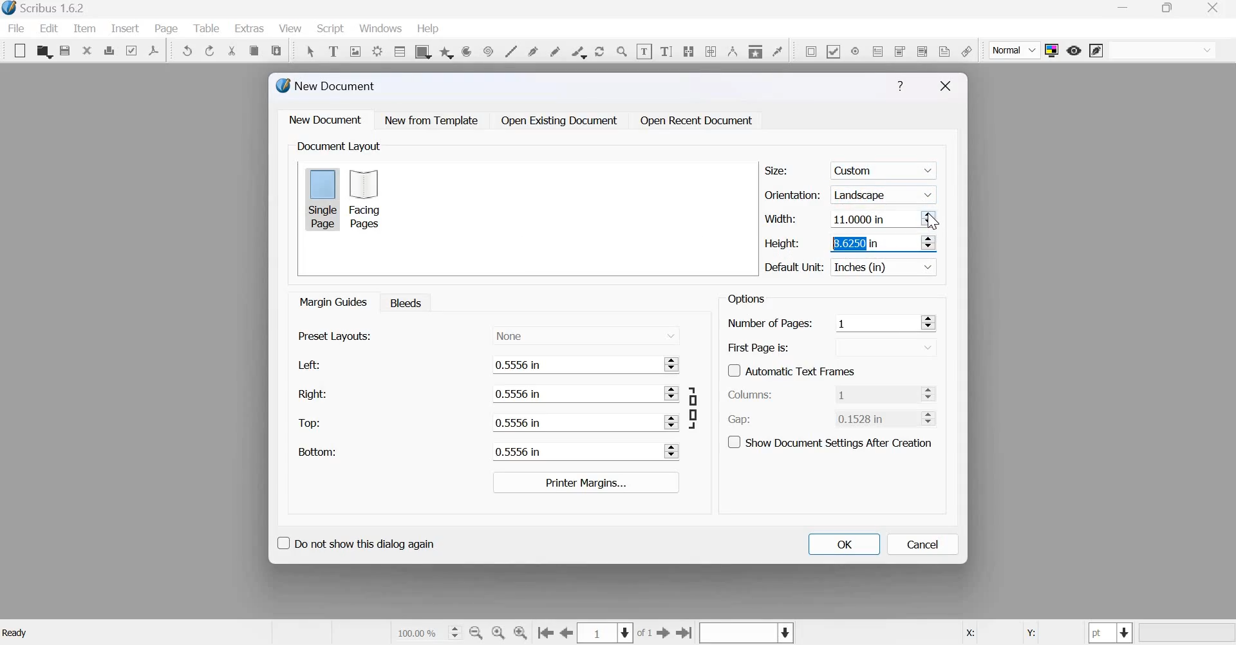 Image resolution: width=1236 pixels, height=645 pixels. I want to click on View, so click(292, 29).